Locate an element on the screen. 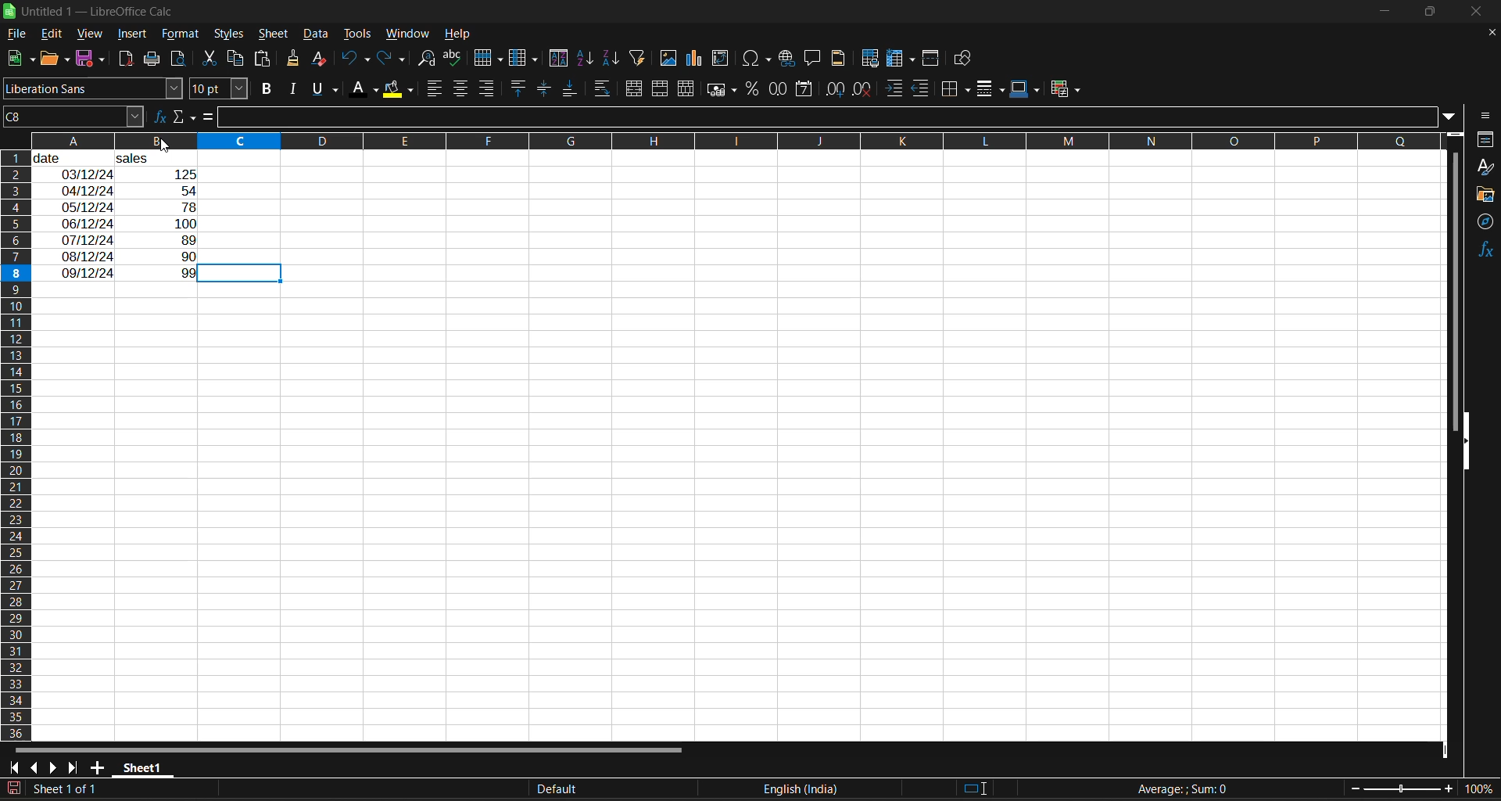 The height and width of the screenshot is (801, 1501). spelling is located at coordinates (455, 58).